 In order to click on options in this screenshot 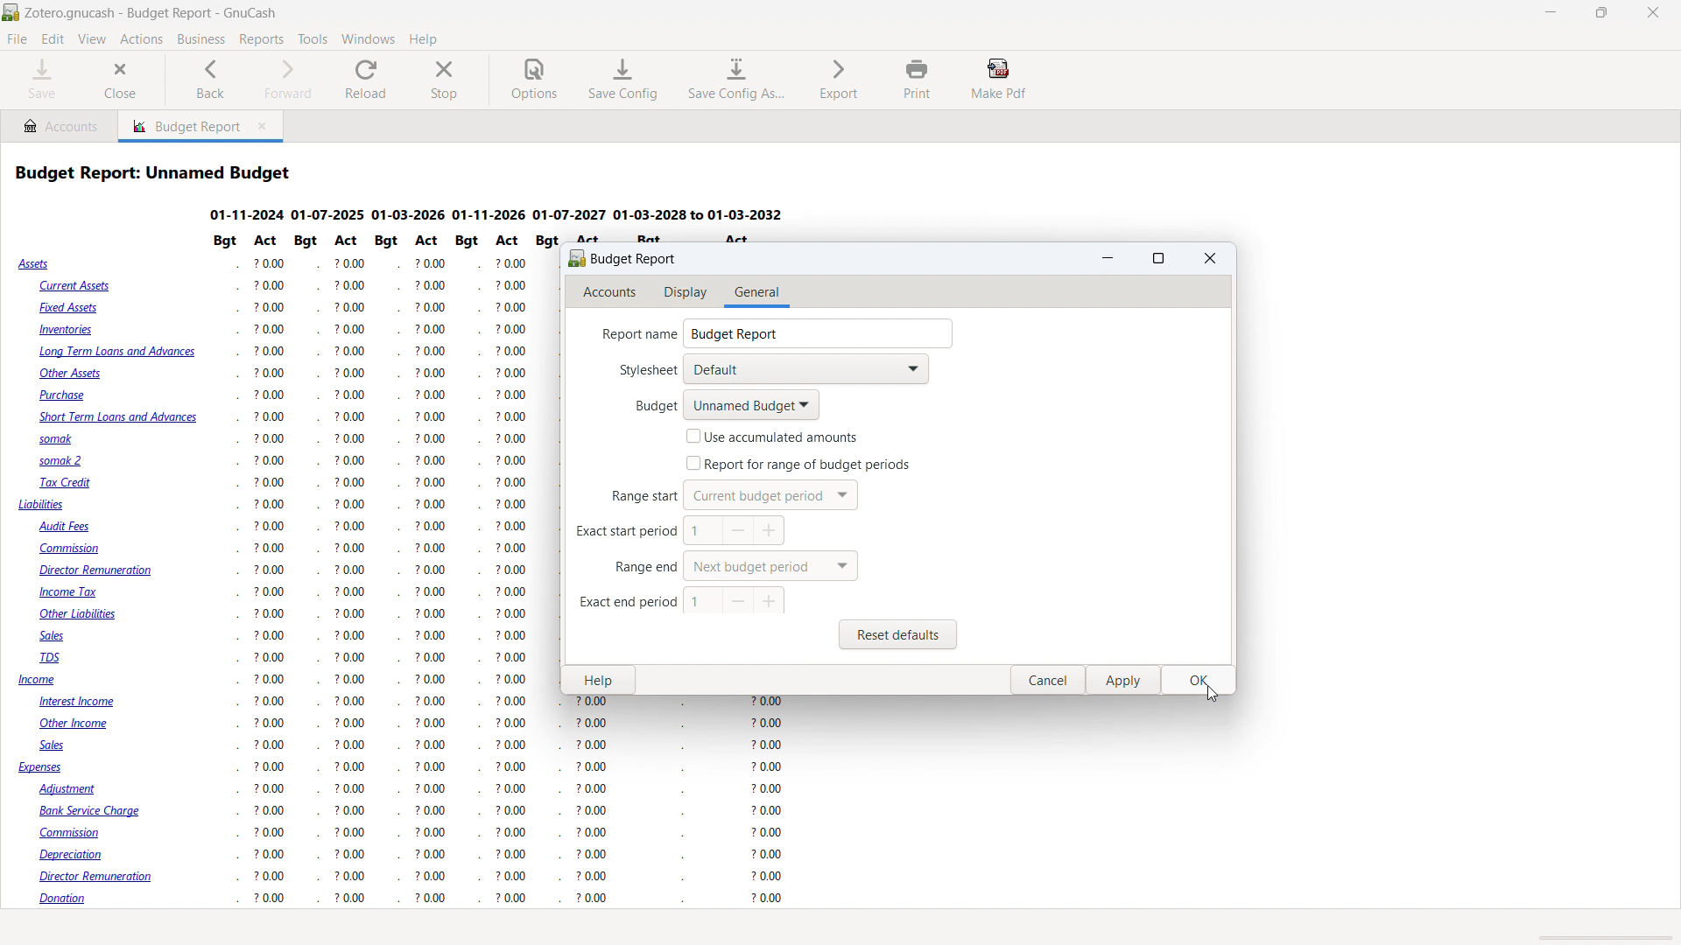, I will do `click(534, 80)`.